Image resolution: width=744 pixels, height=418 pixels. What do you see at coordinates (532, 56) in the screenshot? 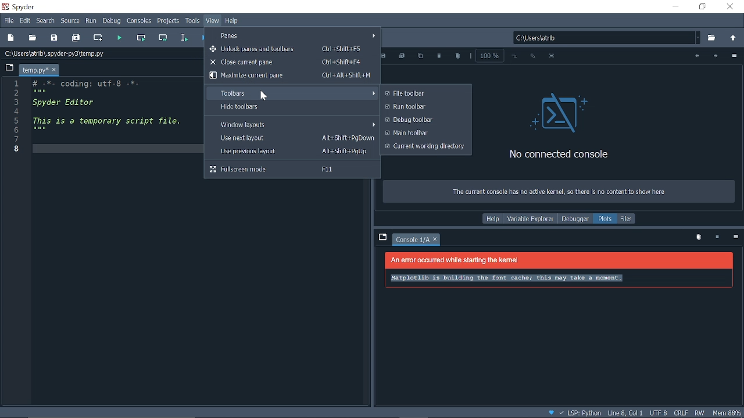
I see `Zoom in` at bounding box center [532, 56].